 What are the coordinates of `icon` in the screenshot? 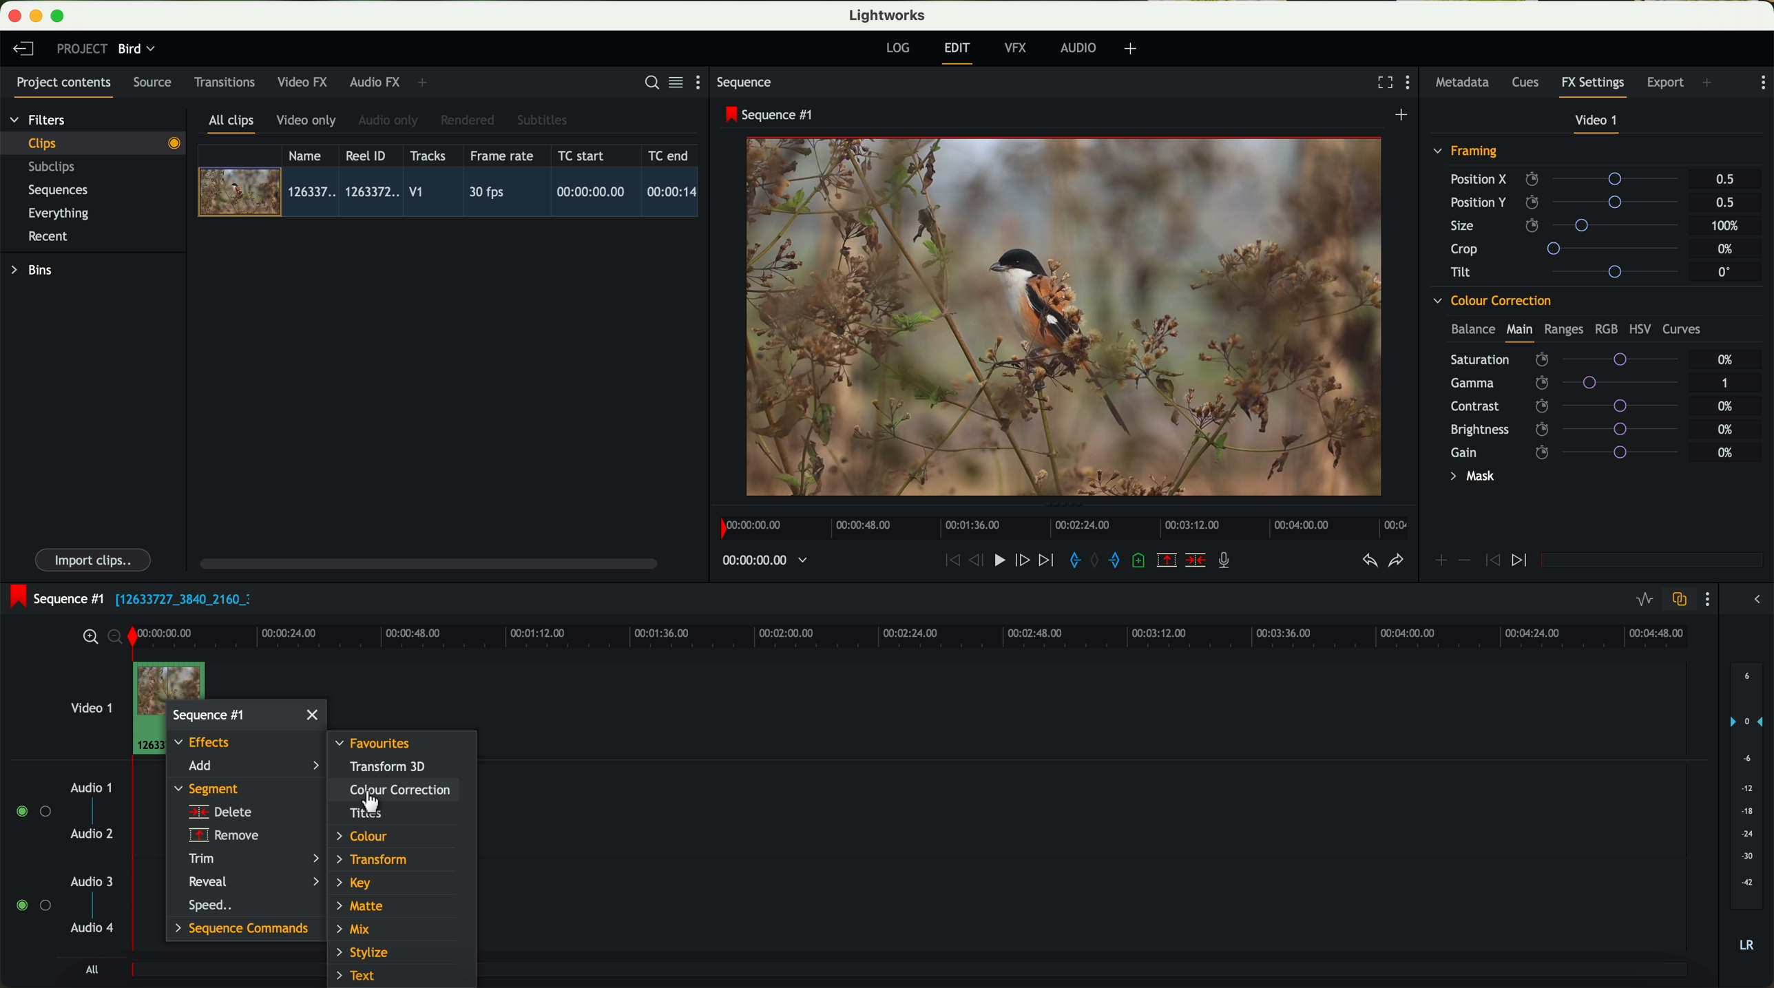 It's located at (1490, 561).